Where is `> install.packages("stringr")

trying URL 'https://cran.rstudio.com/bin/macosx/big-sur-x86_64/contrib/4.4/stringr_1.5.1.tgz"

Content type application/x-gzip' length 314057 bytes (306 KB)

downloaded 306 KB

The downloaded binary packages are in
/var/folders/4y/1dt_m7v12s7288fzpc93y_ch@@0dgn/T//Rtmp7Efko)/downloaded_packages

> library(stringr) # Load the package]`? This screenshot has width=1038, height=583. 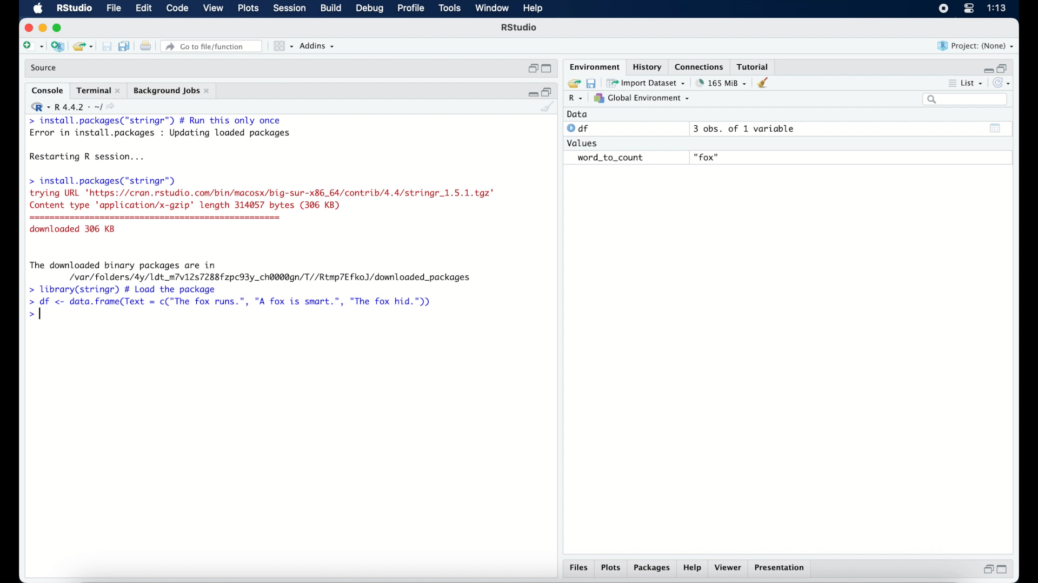 > install.packages("stringr")

trying URL 'https://cran.rstudio.com/bin/macosx/big-sur-x86_64/contrib/4.4/stringr_1.5.1.tgz"

Content type application/x-gzip' length 314057 bytes (306 KB)

downloaded 306 KB

The downloaded binary packages are in
/var/folders/4y/1dt_m7v12s7288fzpc93y_ch@@0dgn/T//Rtmp7Efko)/downloaded_packages

> library(stringr) # Load the package] is located at coordinates (262, 235).